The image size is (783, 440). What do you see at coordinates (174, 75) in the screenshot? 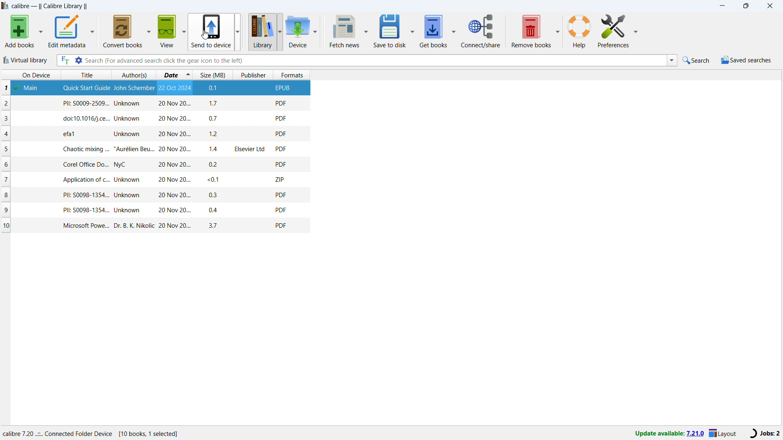
I see `sort by date` at bounding box center [174, 75].